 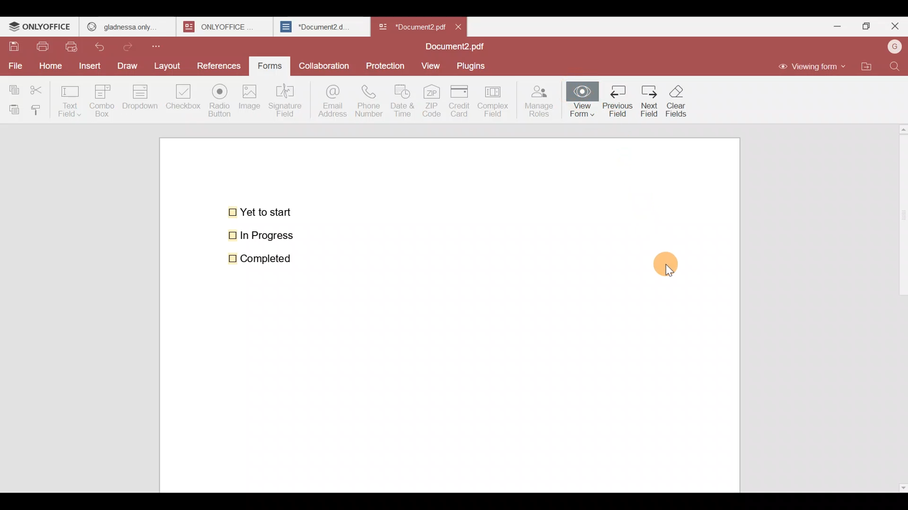 What do you see at coordinates (457, 102) in the screenshot?
I see `Credit card` at bounding box center [457, 102].